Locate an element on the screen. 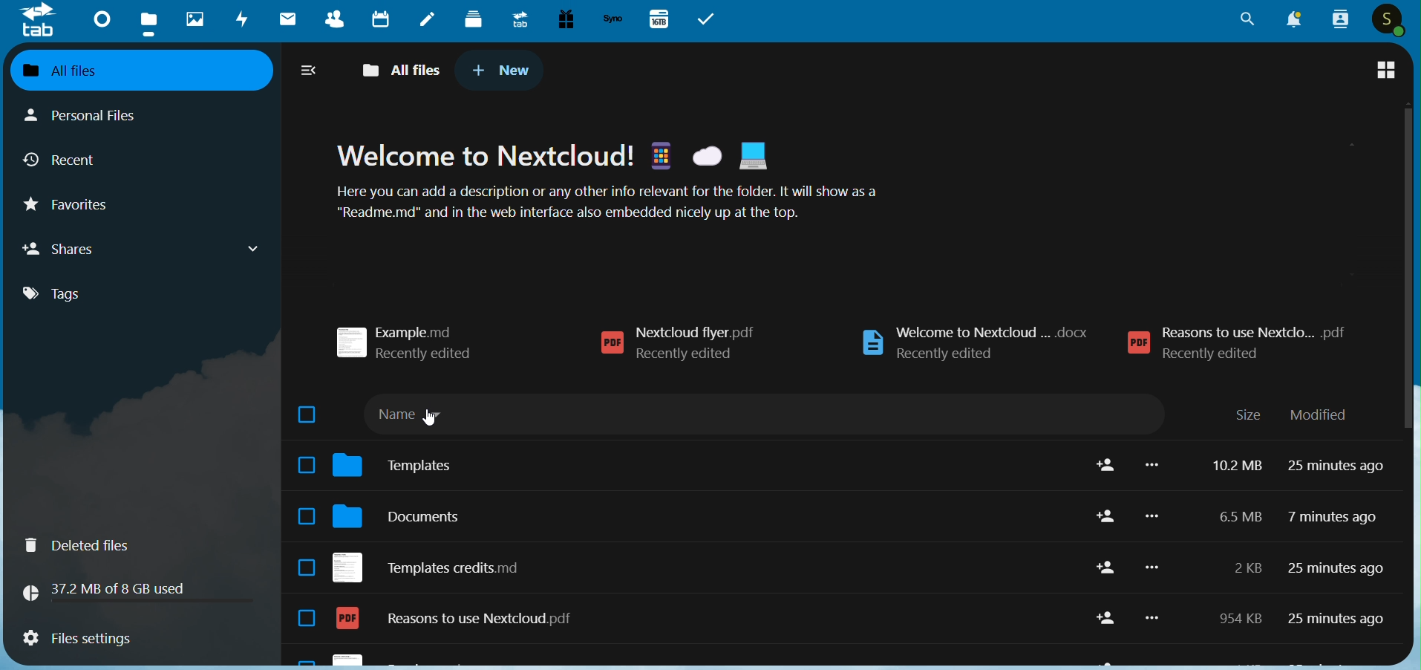 Image resolution: width=1421 pixels, height=670 pixels. tile view is located at coordinates (1386, 69).